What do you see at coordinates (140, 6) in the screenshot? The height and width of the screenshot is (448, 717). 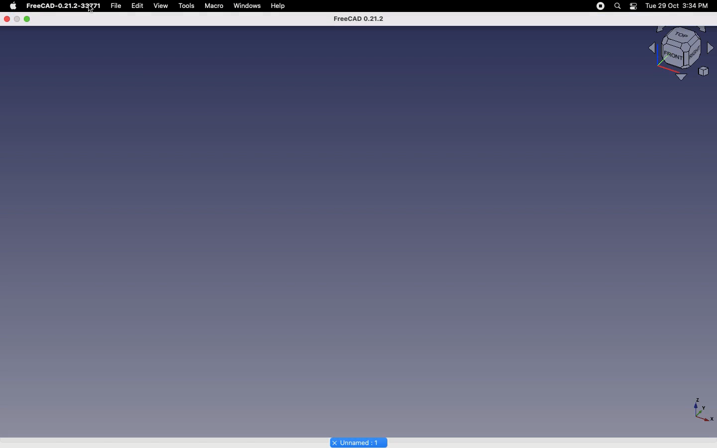 I see `Edit` at bounding box center [140, 6].